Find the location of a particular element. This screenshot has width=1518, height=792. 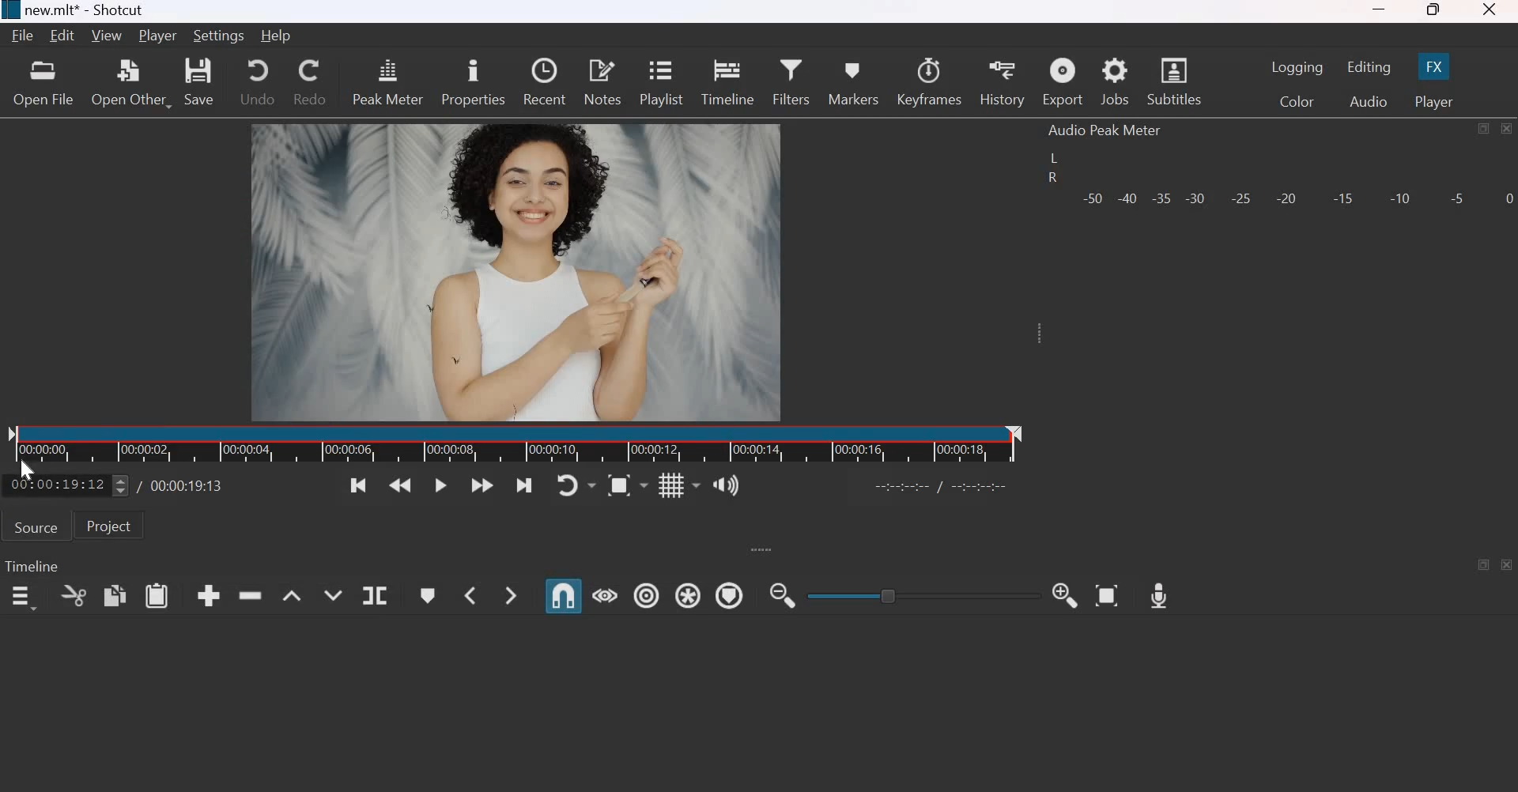

Show the volume control is located at coordinates (730, 483).